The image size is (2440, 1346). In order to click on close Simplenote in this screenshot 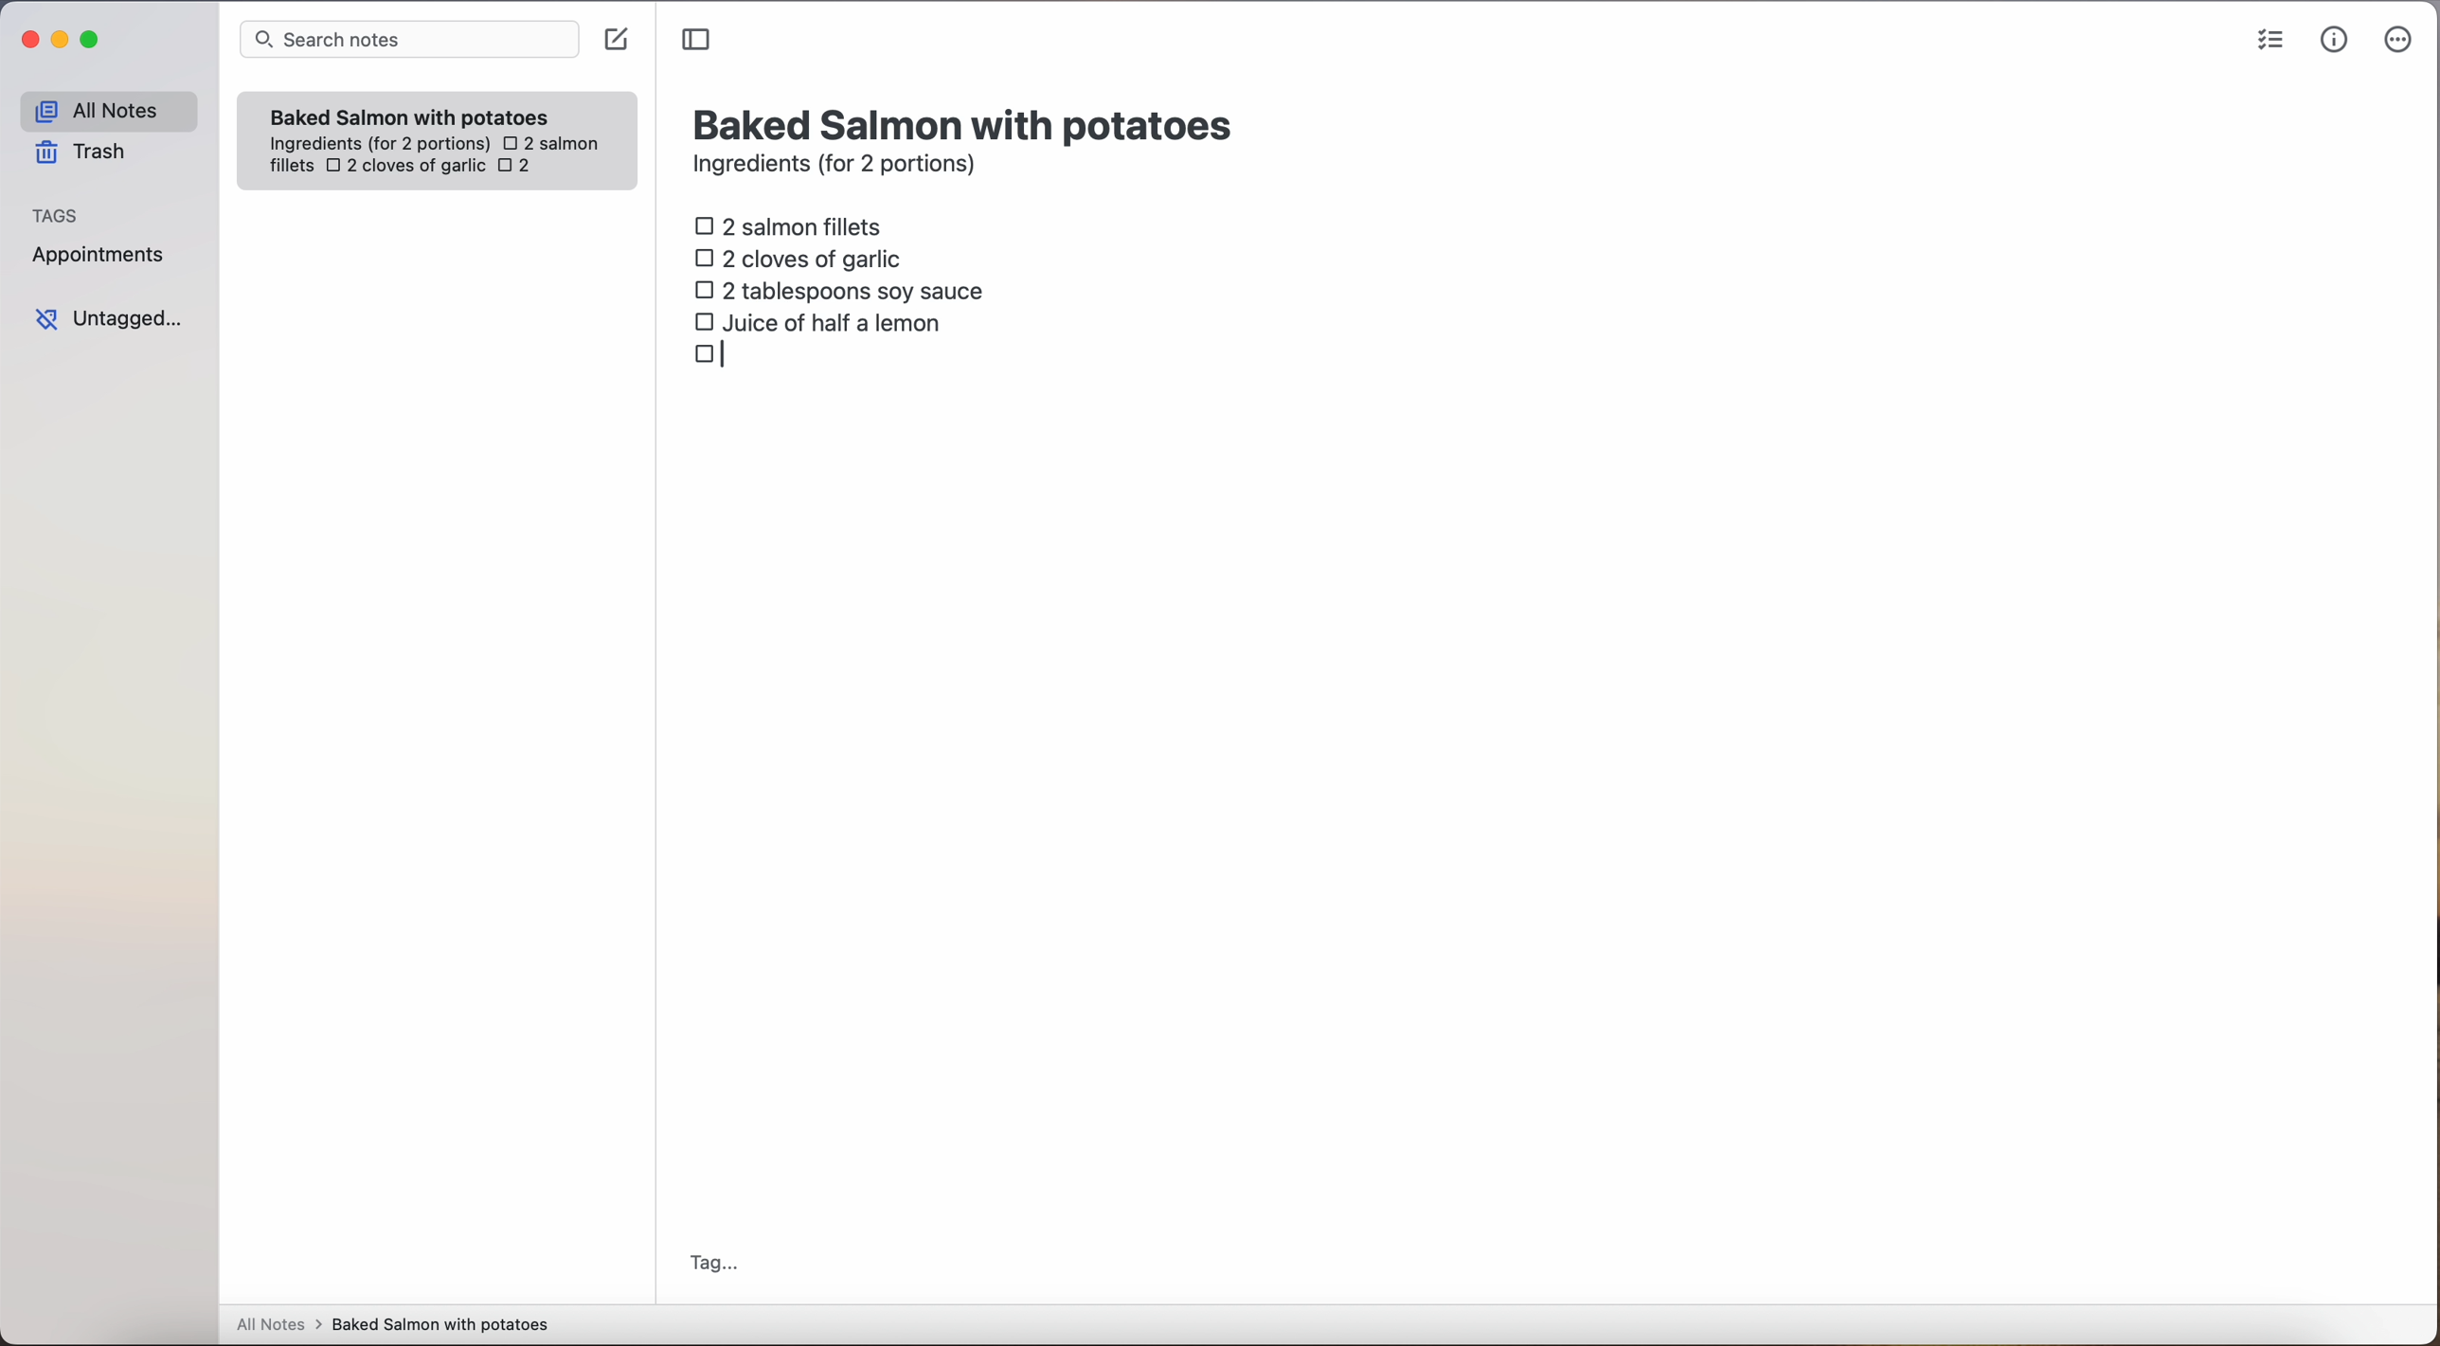, I will do `click(27, 41)`.